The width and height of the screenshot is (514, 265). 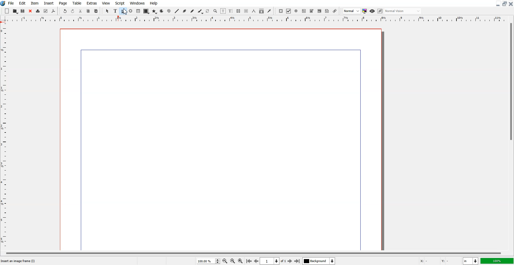 I want to click on PDF Radio Button, so click(x=296, y=11).